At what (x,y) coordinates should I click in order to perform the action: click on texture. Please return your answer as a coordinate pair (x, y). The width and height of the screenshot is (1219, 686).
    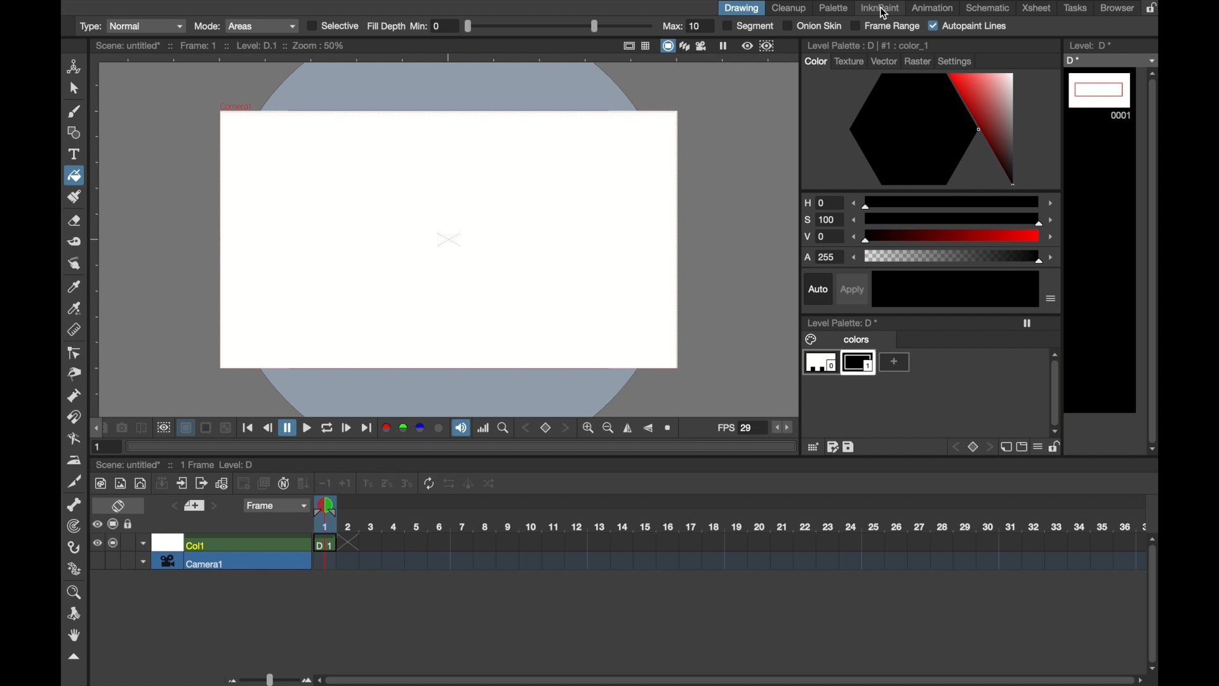
    Looking at the image, I should click on (849, 60).